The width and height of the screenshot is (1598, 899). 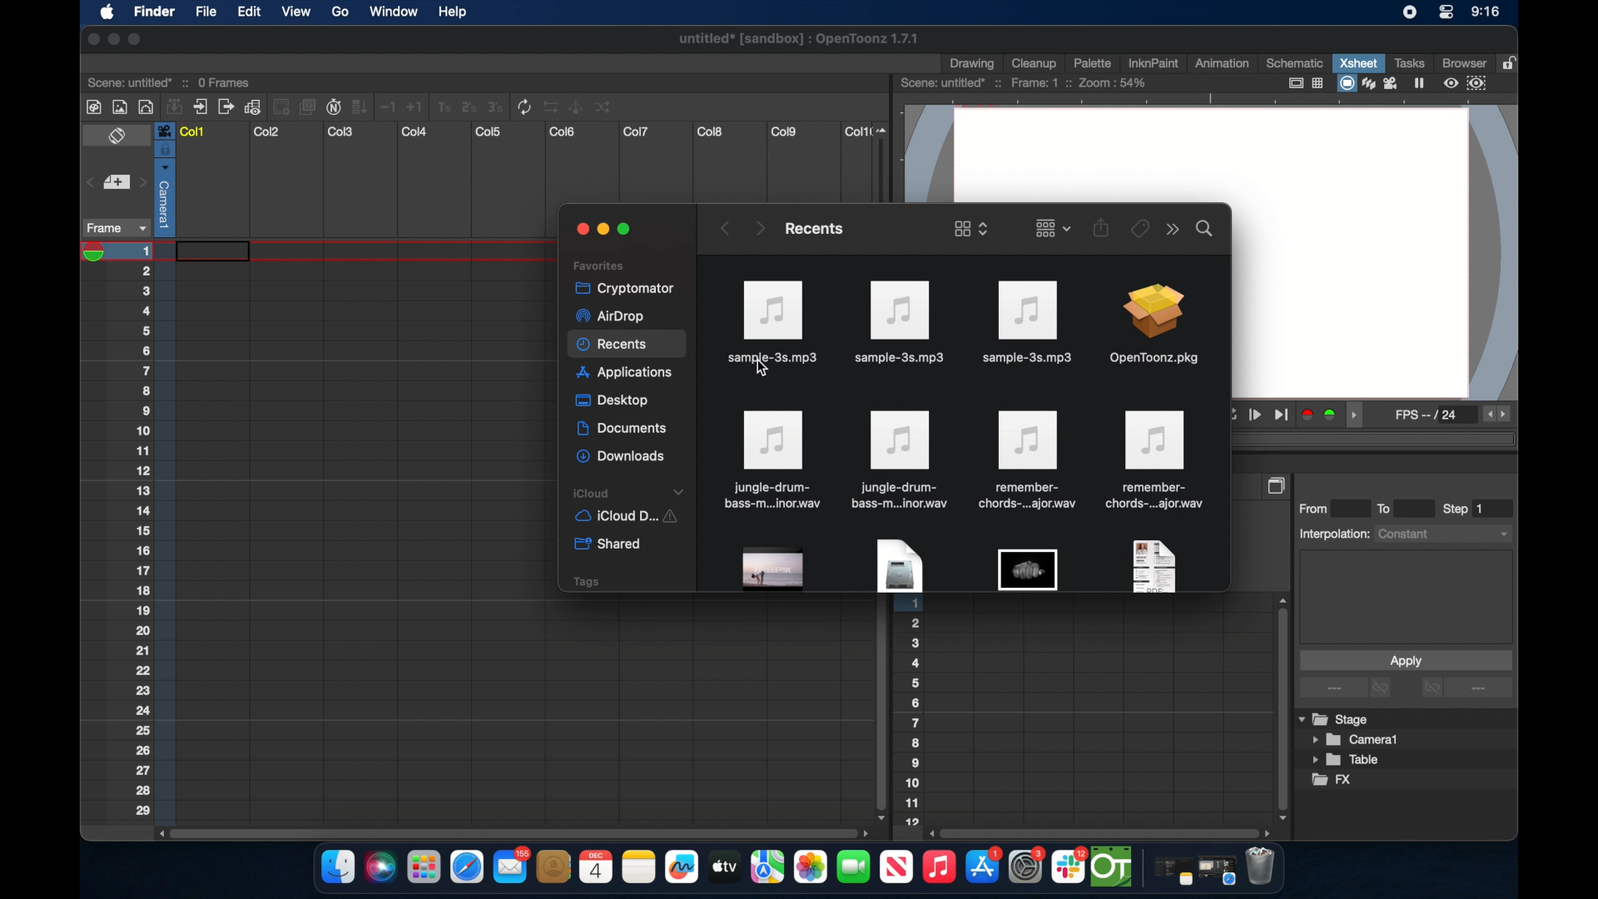 What do you see at coordinates (1153, 326) in the screenshot?
I see `package icon` at bounding box center [1153, 326].